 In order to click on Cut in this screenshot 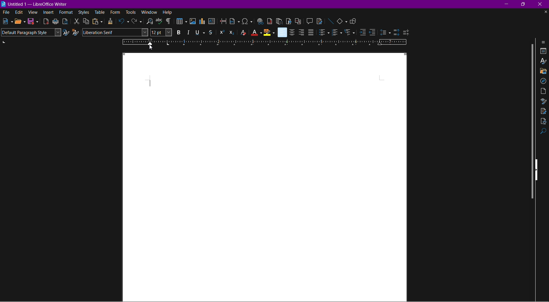, I will do `click(76, 21)`.